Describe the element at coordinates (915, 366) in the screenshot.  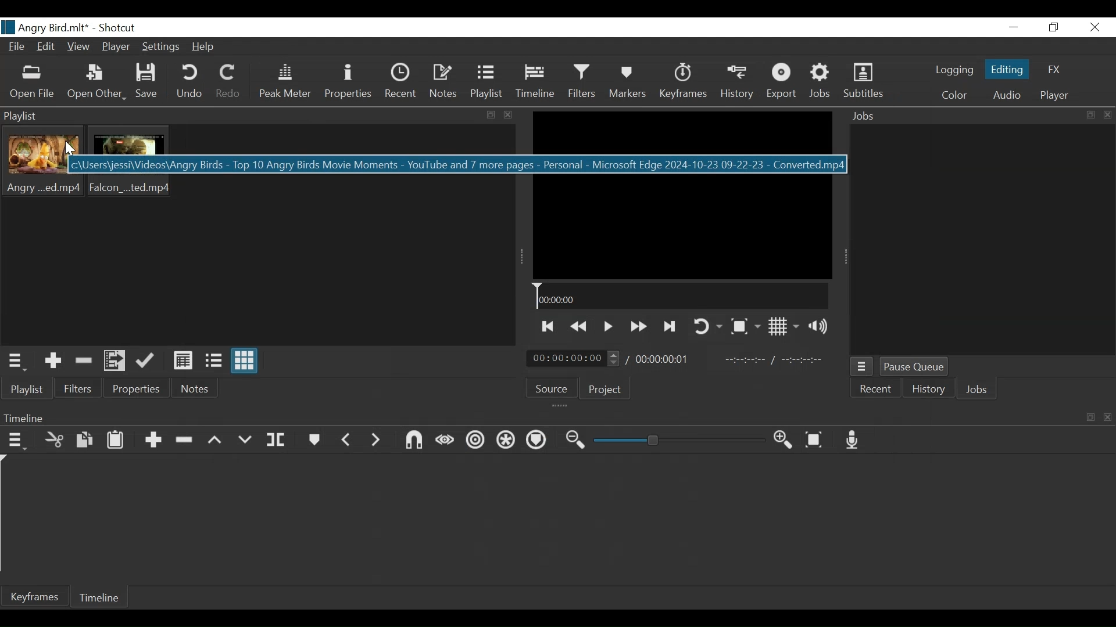
I see `Pause Queue` at that location.